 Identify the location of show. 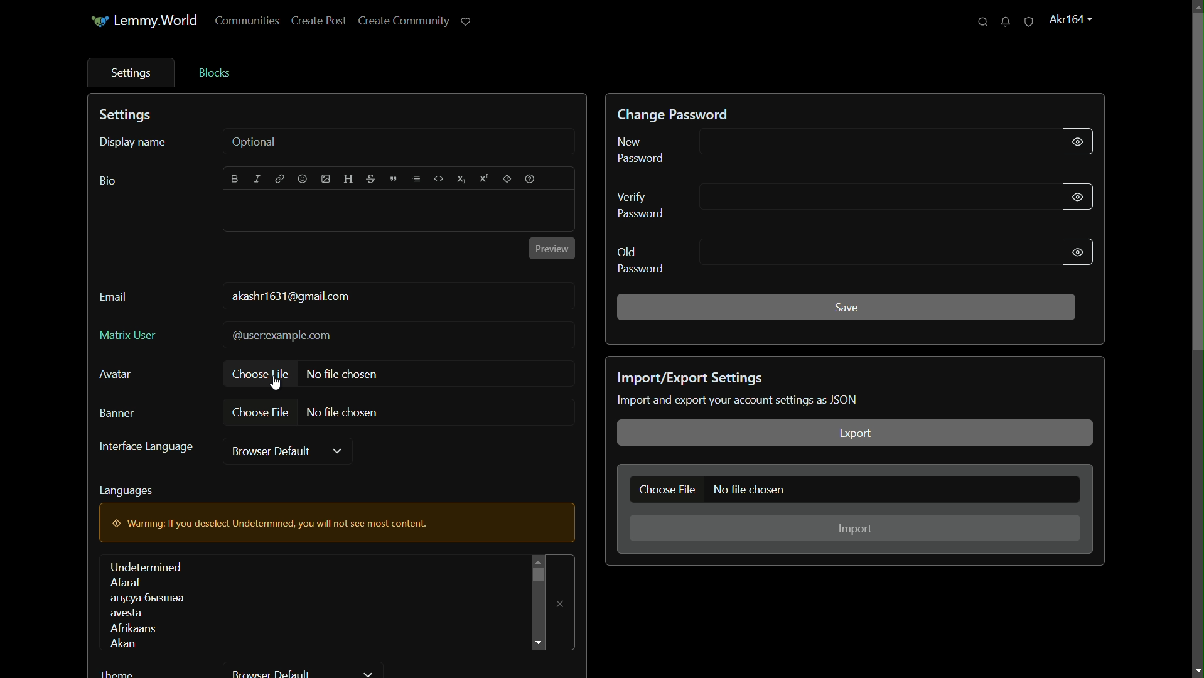
(1077, 139).